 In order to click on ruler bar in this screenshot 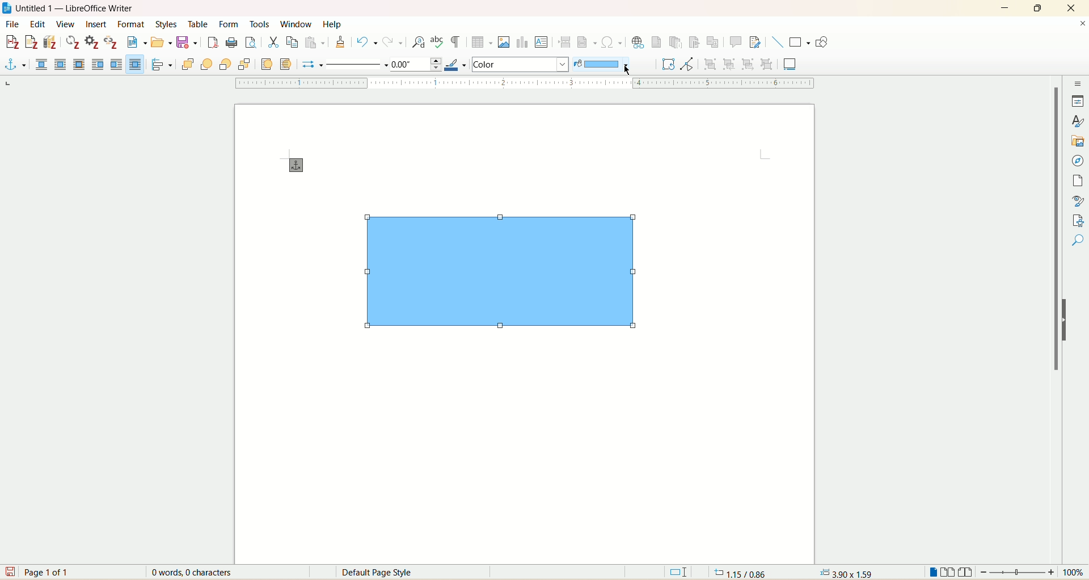, I will do `click(522, 84)`.